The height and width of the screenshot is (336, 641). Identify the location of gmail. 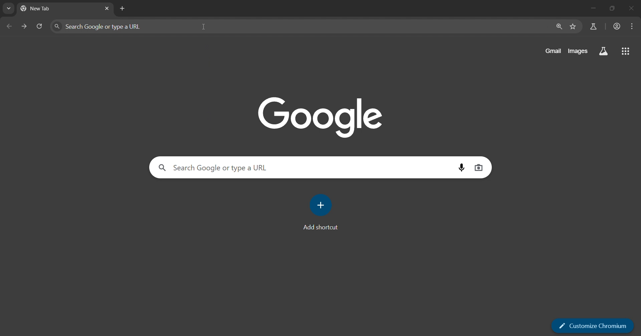
(553, 50).